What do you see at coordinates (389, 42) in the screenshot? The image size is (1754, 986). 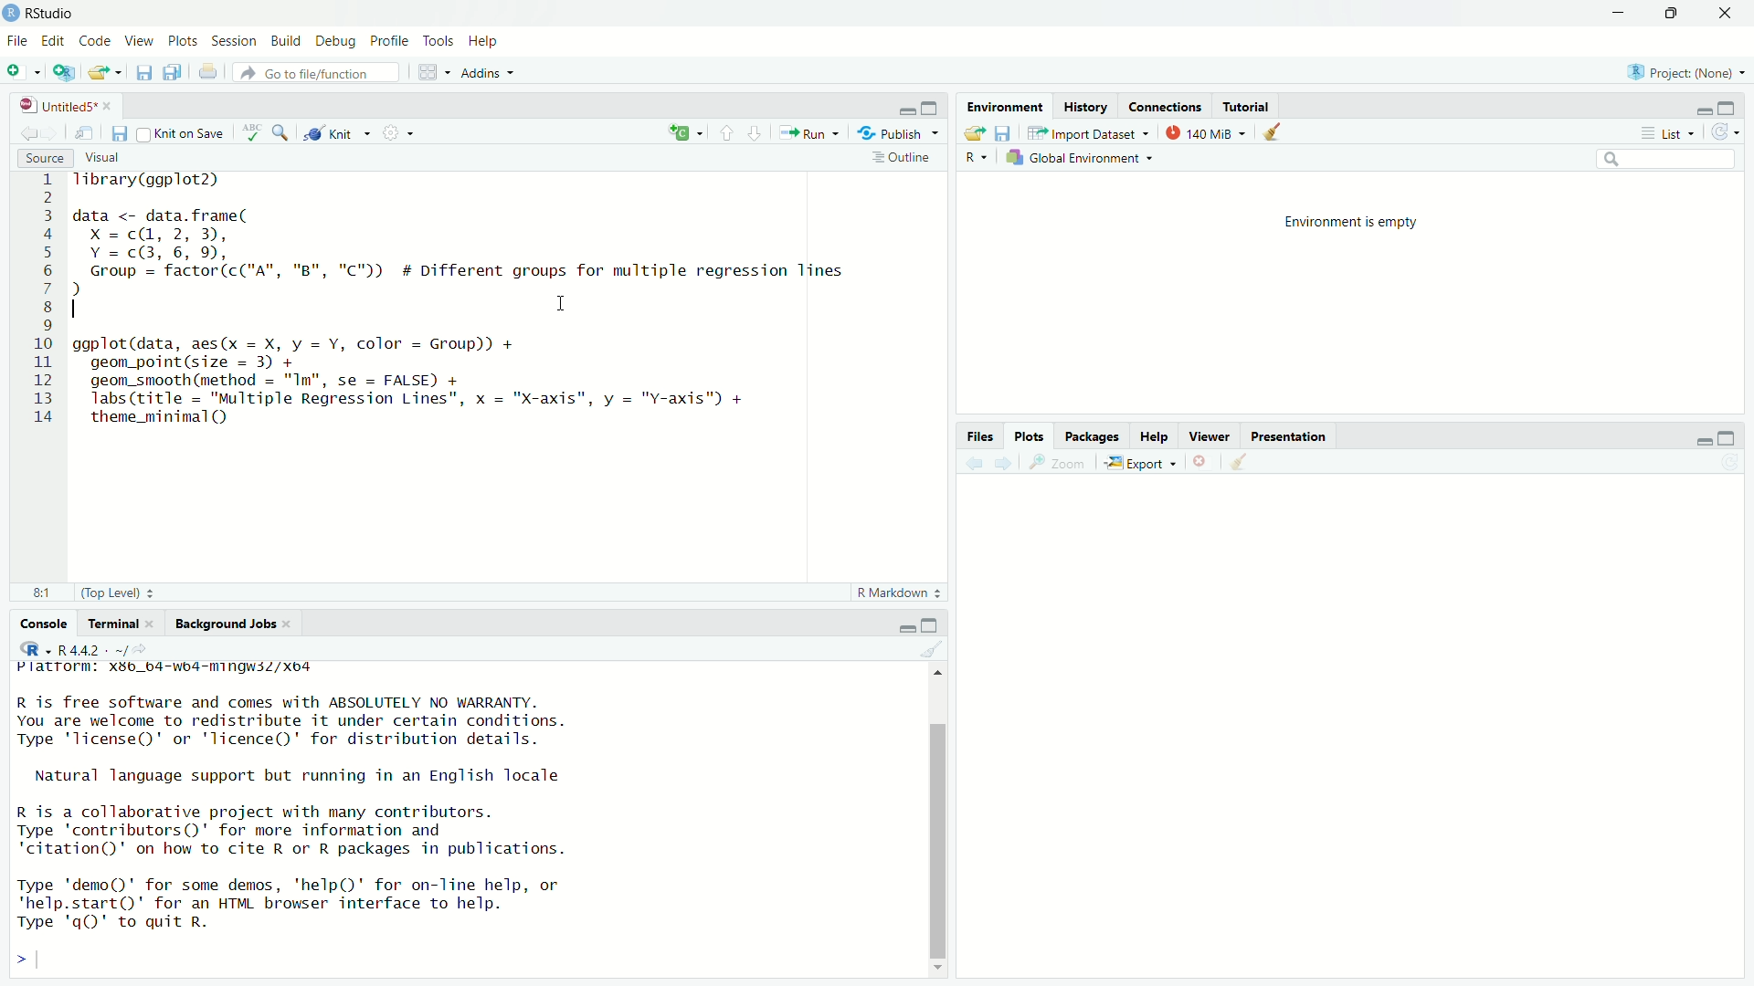 I see `Profile` at bounding box center [389, 42].